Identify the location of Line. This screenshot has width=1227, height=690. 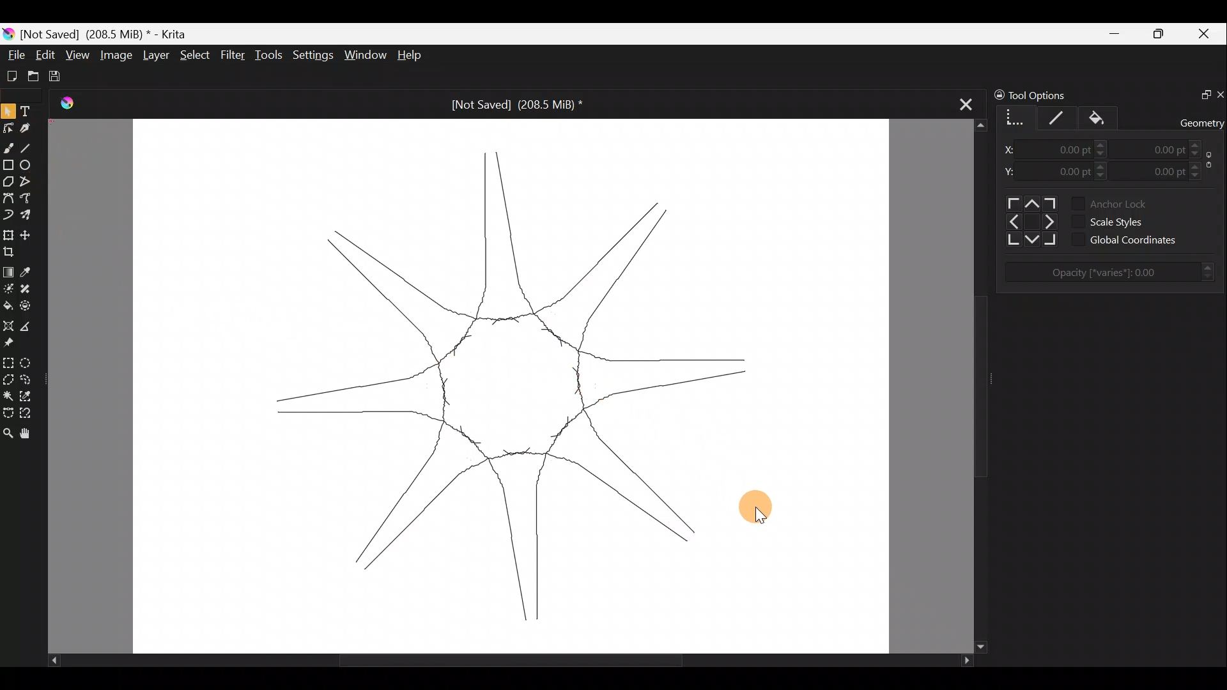
(28, 146).